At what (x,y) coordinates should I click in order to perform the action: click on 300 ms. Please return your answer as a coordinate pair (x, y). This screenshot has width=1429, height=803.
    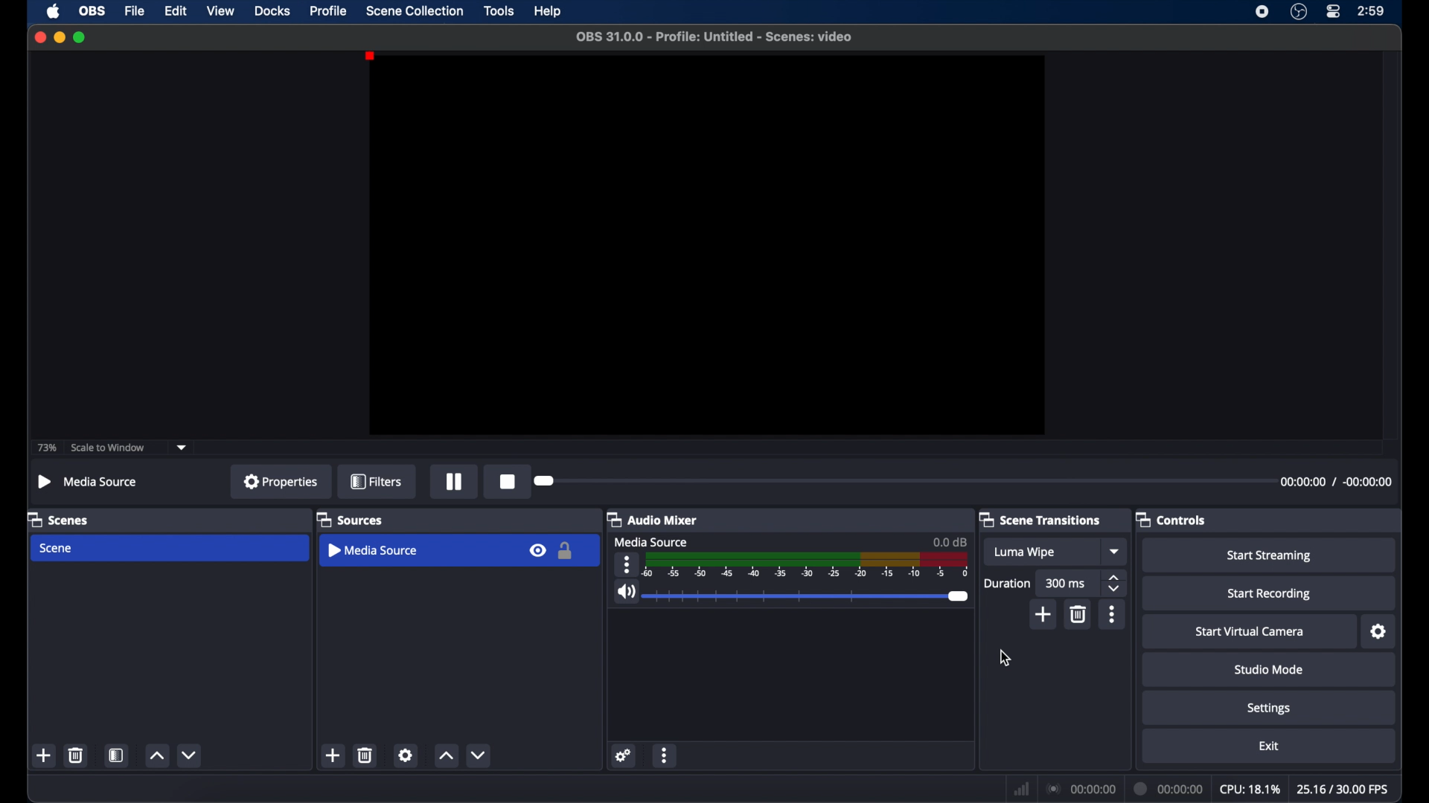
    Looking at the image, I should click on (1067, 582).